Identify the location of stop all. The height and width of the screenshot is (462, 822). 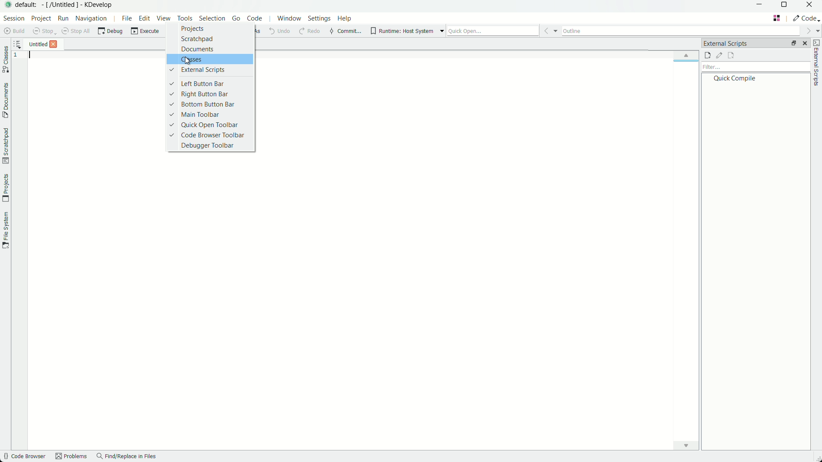
(77, 33).